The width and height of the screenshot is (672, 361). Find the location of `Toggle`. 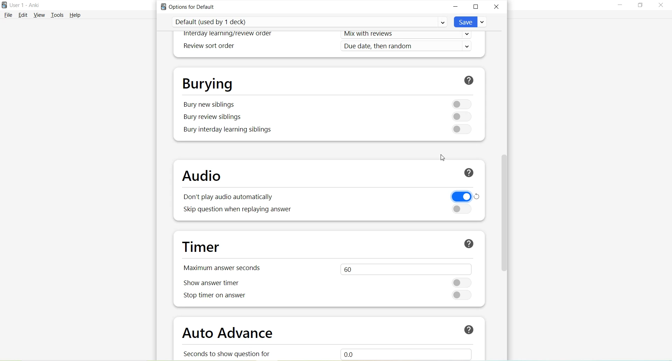

Toggle is located at coordinates (461, 209).